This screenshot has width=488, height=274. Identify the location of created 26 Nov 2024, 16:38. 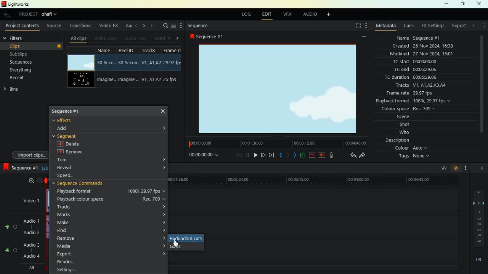
(426, 45).